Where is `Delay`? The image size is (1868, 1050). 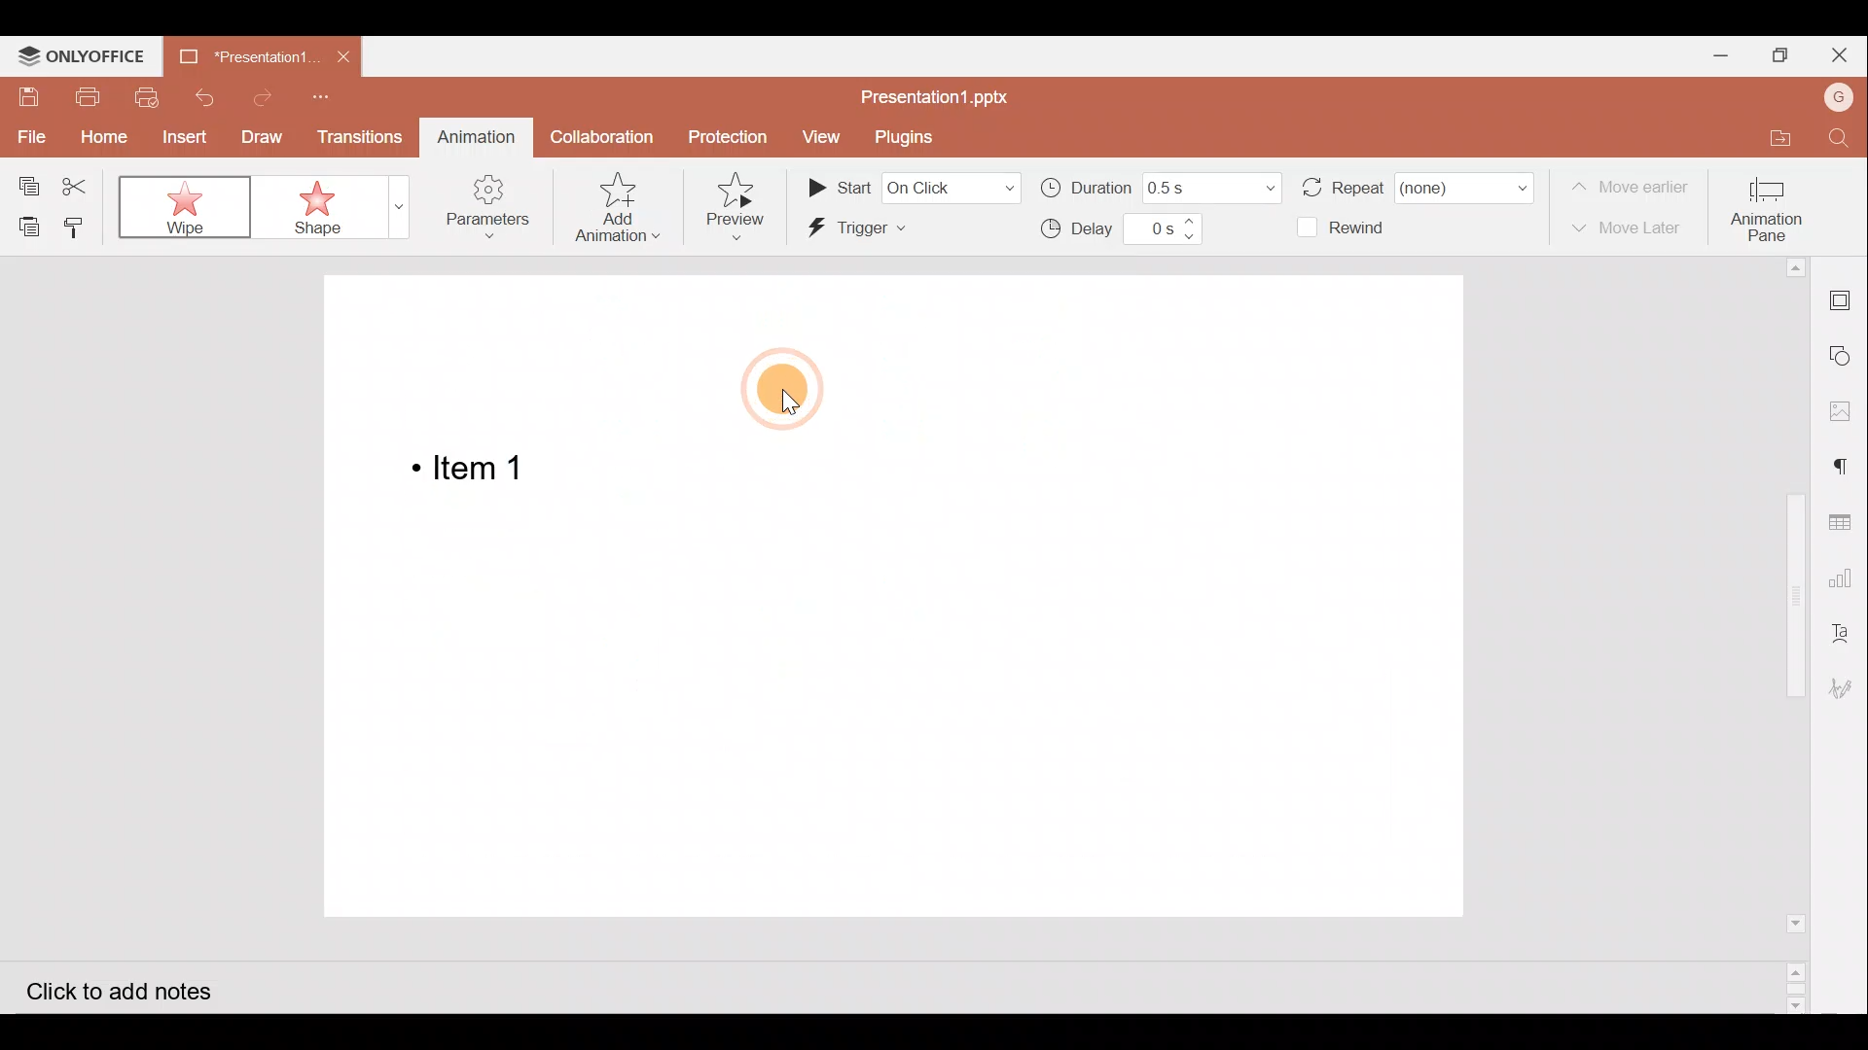
Delay is located at coordinates (1122, 232).